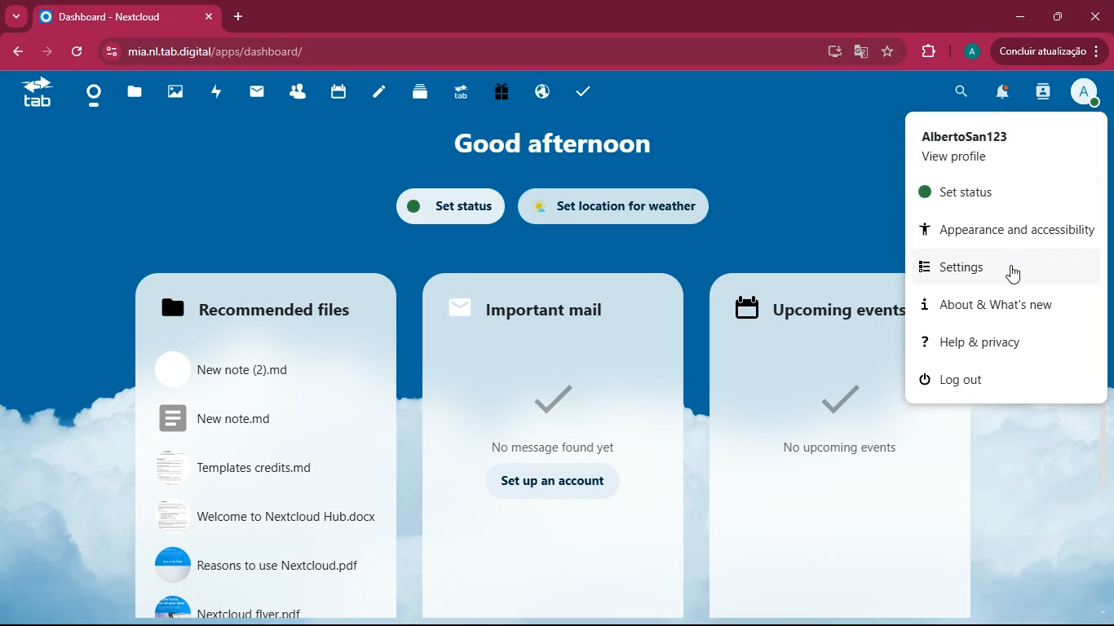 This screenshot has height=626, width=1114. Describe the element at coordinates (259, 418) in the screenshot. I see `file` at that location.